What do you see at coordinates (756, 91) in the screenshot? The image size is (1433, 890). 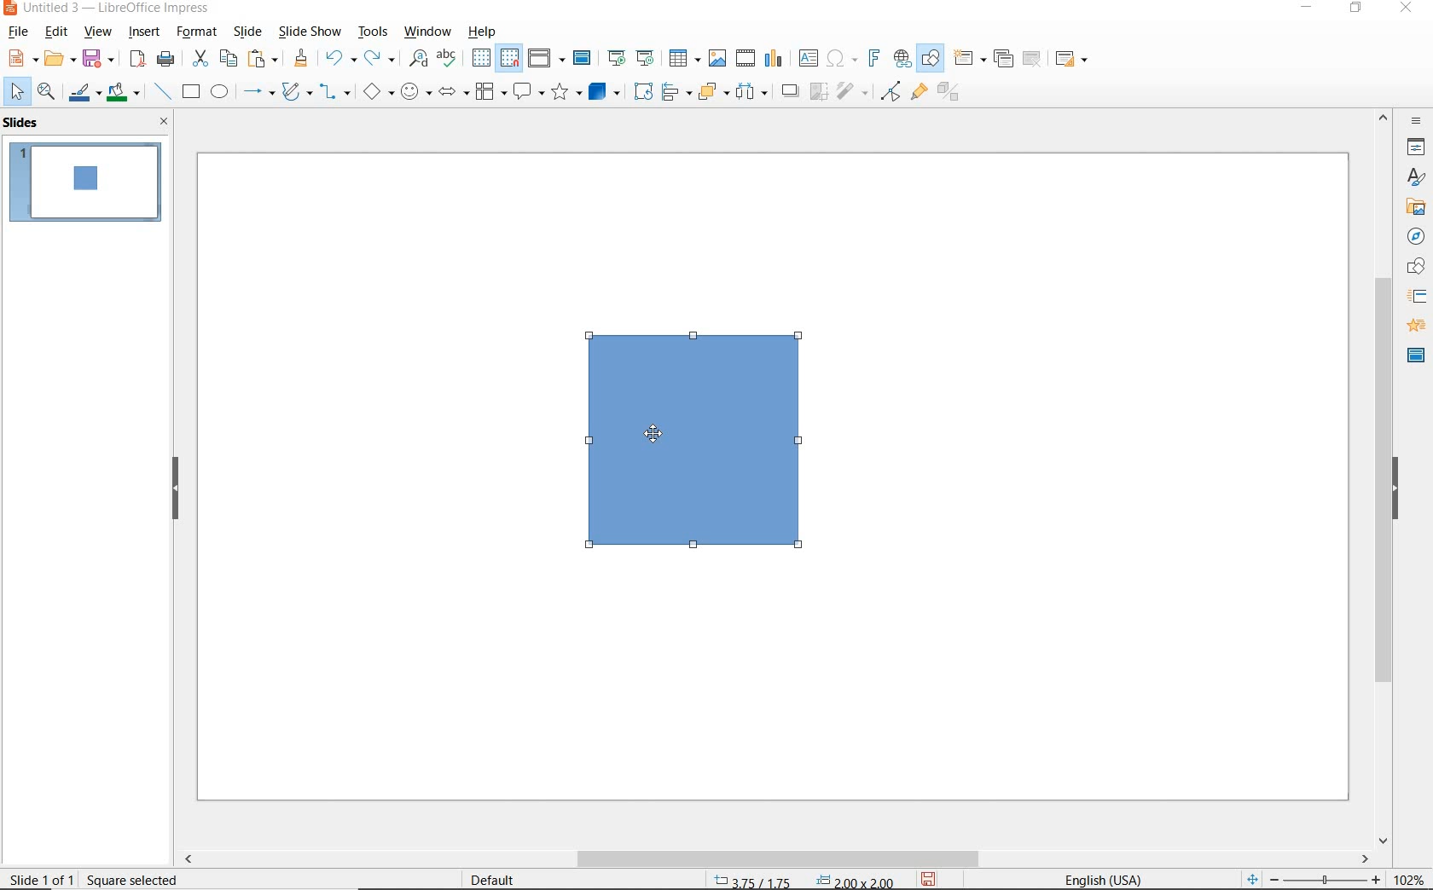 I see `three objects to distribute` at bounding box center [756, 91].